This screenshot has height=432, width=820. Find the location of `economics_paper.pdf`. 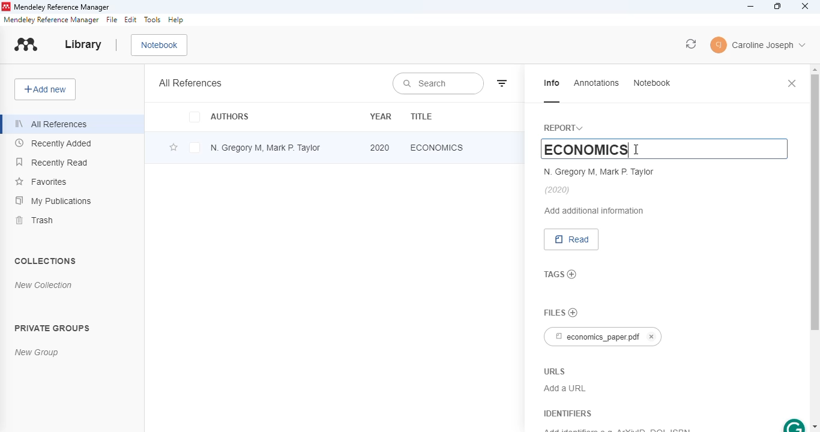

economics_paper.pdf is located at coordinates (594, 337).